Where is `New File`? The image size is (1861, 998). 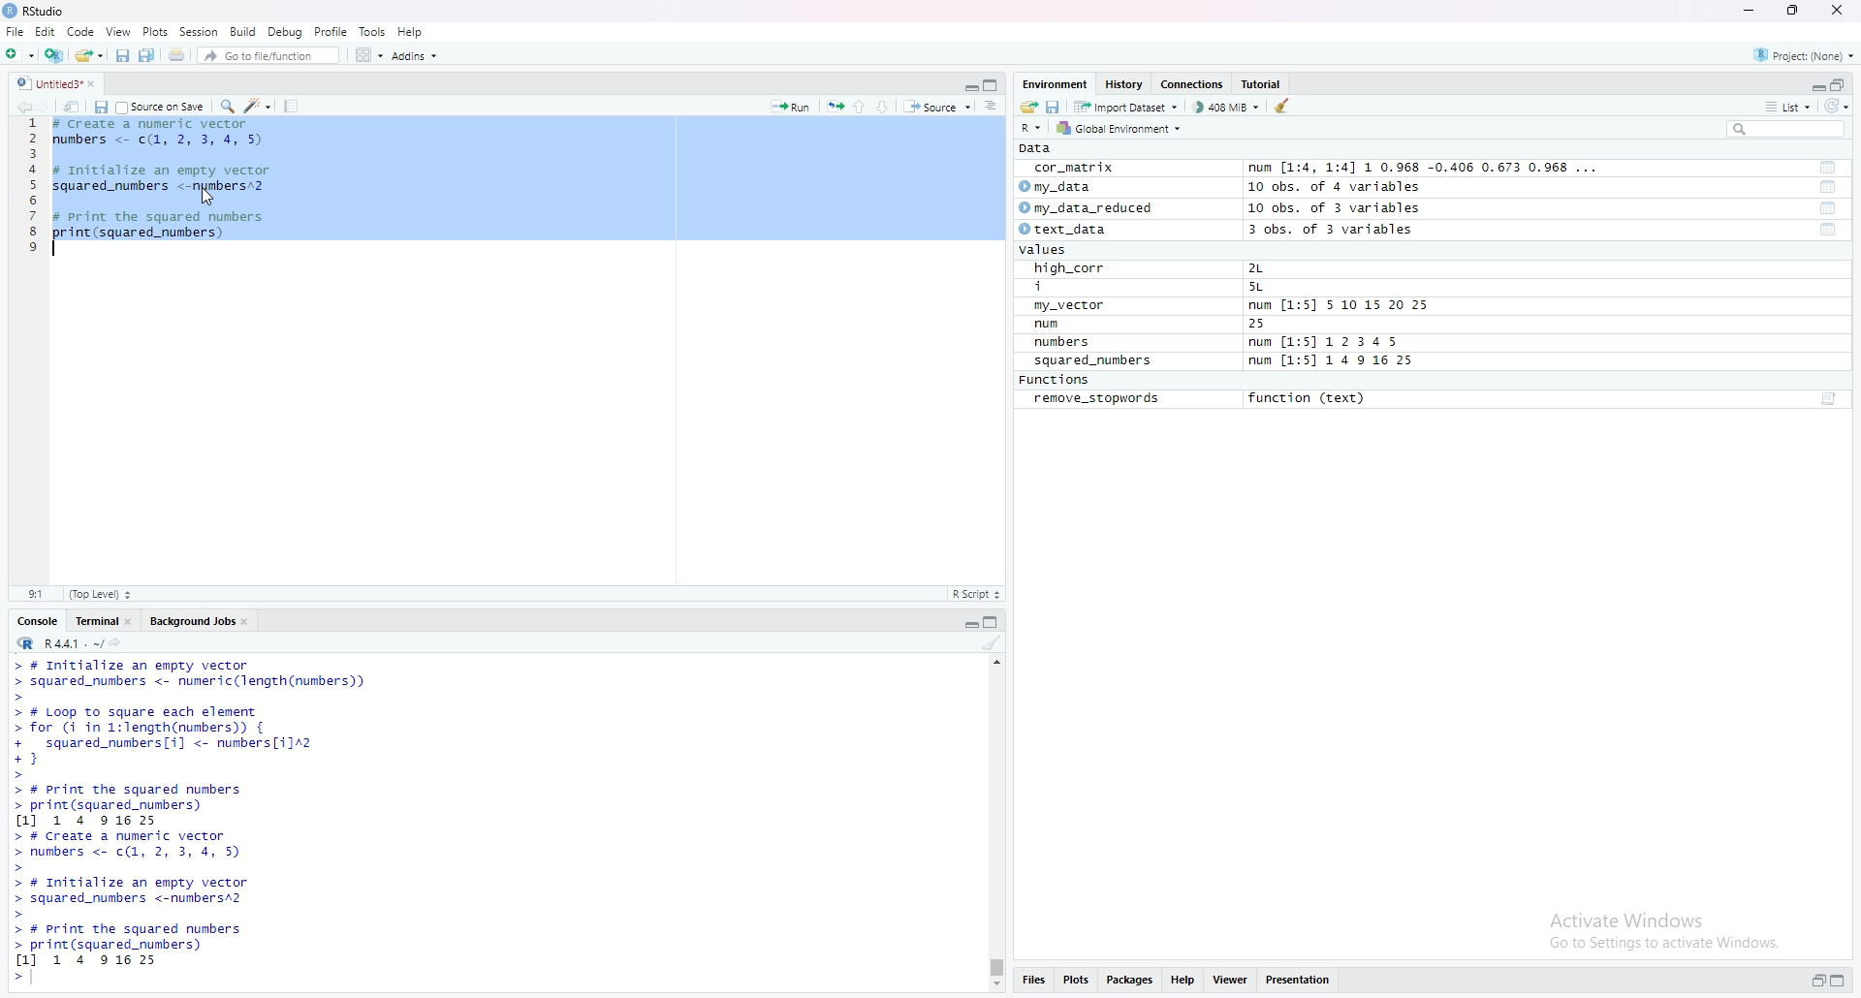
New File is located at coordinates (18, 52).